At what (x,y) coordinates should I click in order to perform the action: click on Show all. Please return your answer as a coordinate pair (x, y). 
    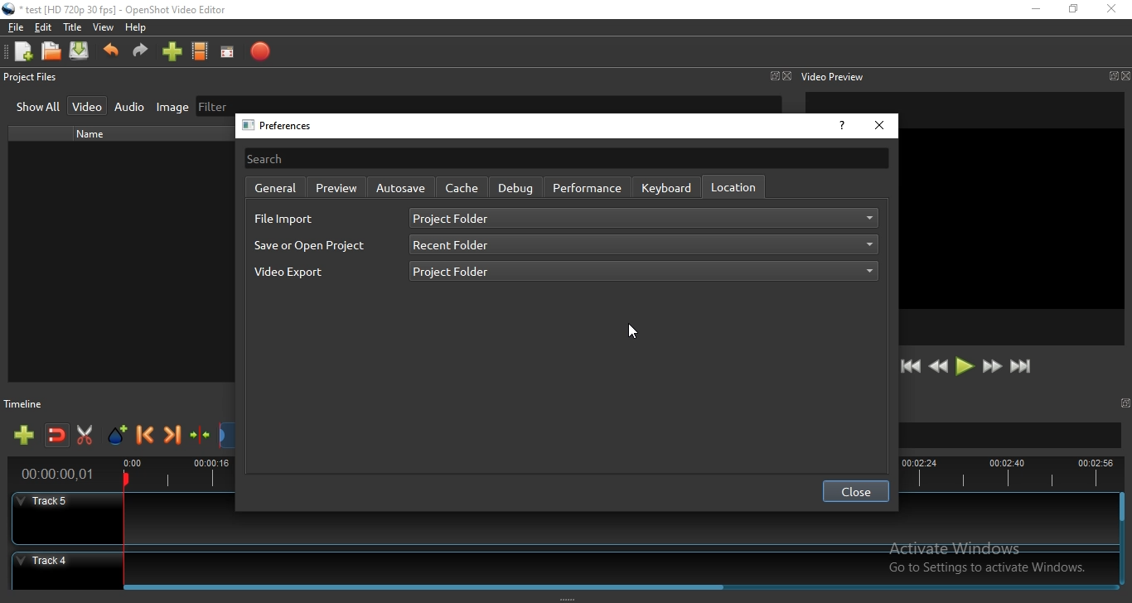
    Looking at the image, I should click on (38, 109).